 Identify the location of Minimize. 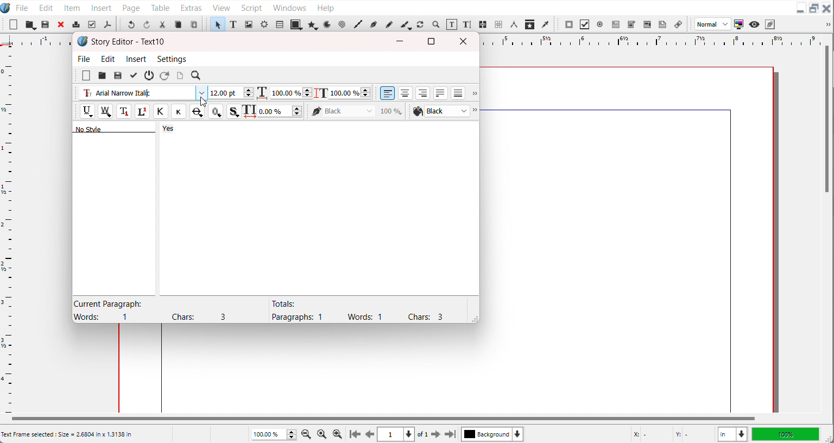
(800, 9).